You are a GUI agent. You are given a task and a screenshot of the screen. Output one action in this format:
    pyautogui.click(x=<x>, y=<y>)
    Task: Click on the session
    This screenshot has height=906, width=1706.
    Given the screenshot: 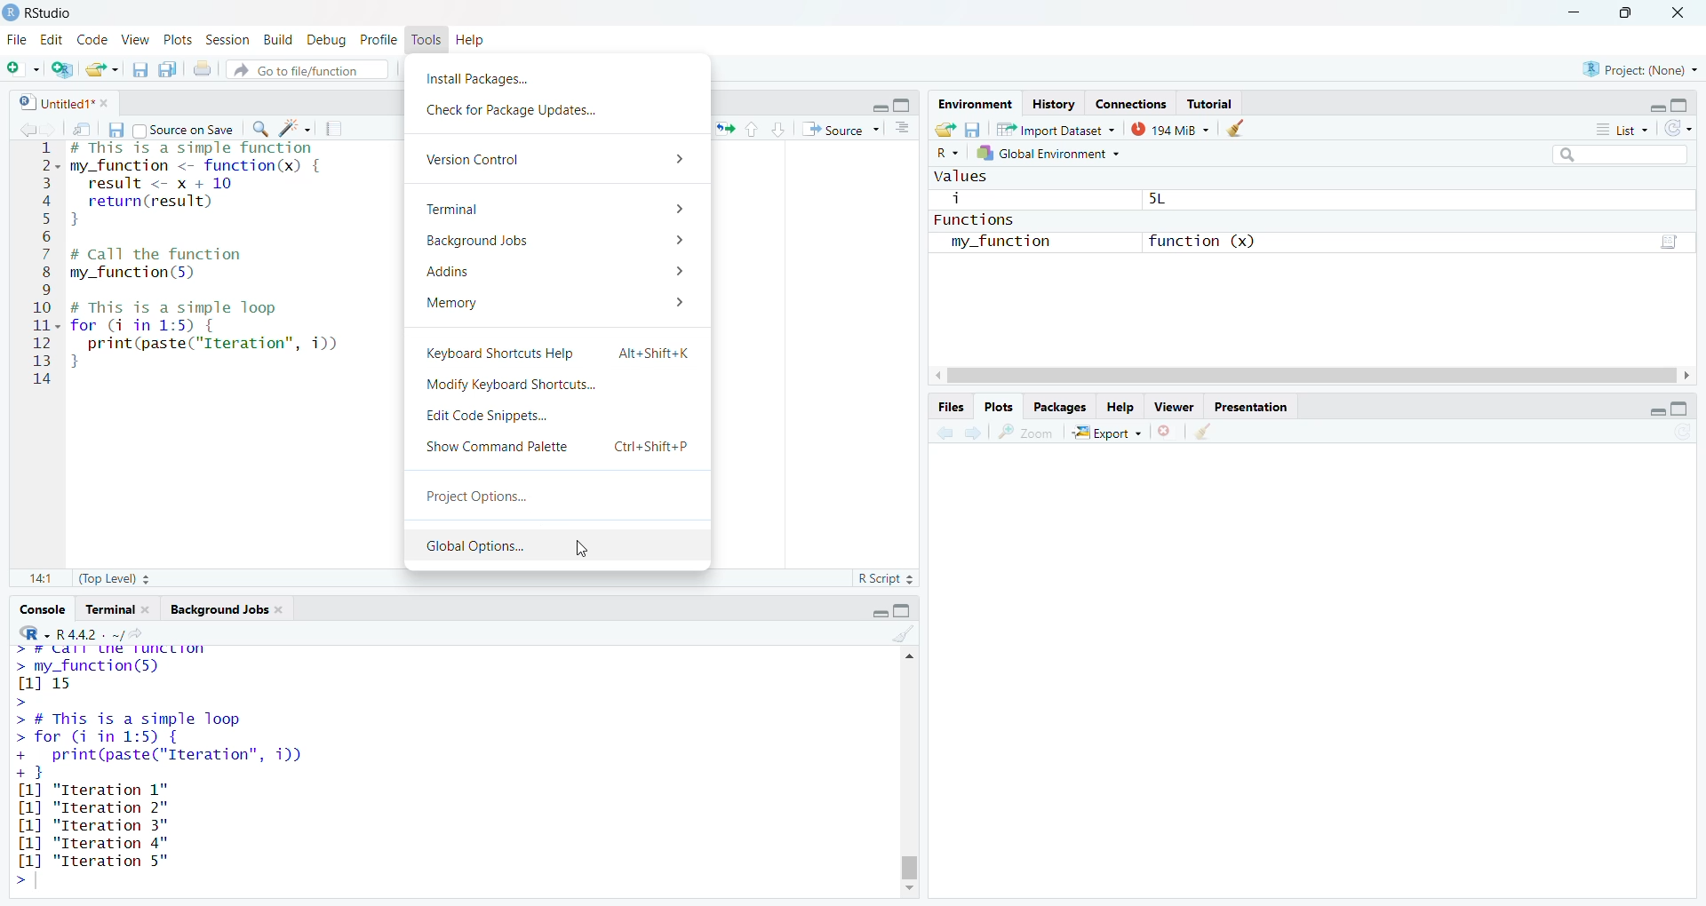 What is the action you would take?
    pyautogui.click(x=226, y=37)
    